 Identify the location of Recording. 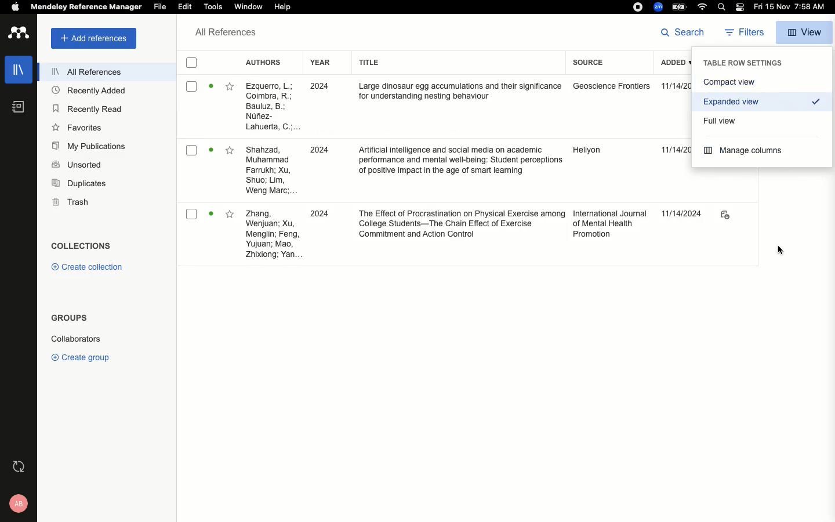
(637, 7).